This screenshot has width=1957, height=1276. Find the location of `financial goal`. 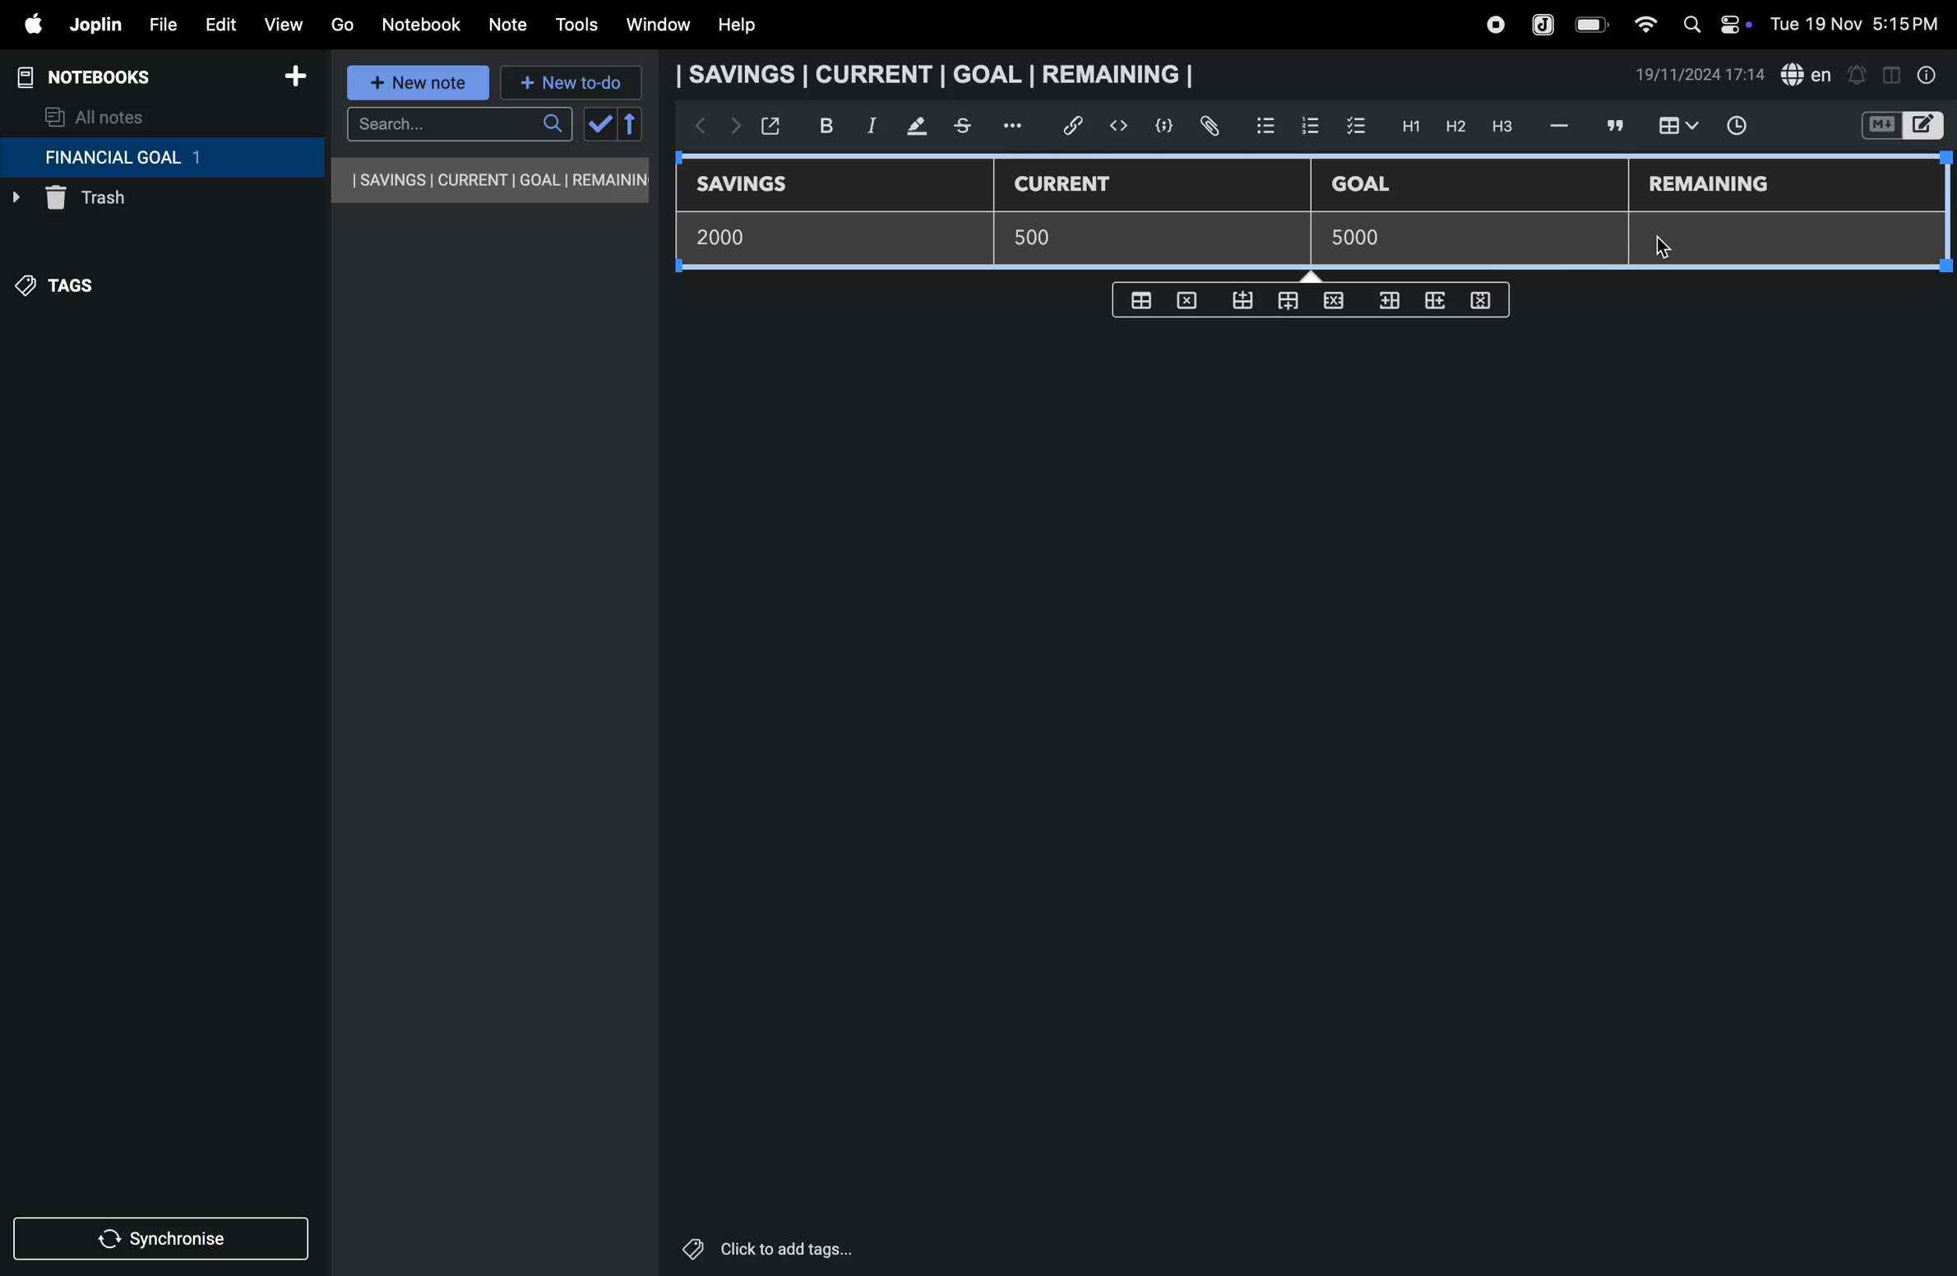

financial goal is located at coordinates (161, 158).